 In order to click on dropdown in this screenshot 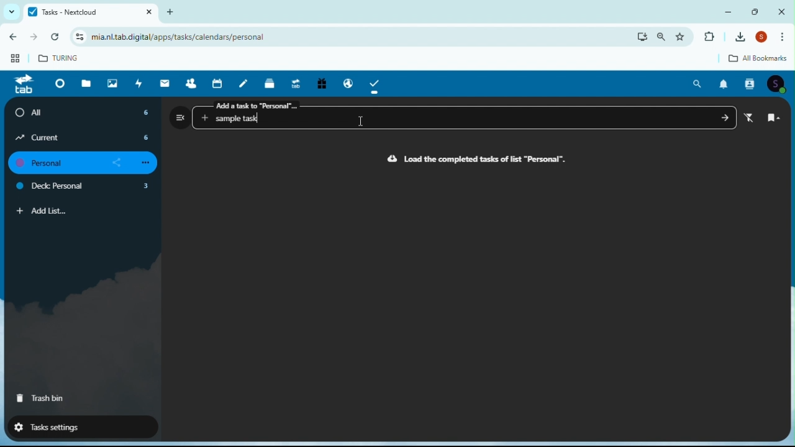, I will do `click(9, 12)`.